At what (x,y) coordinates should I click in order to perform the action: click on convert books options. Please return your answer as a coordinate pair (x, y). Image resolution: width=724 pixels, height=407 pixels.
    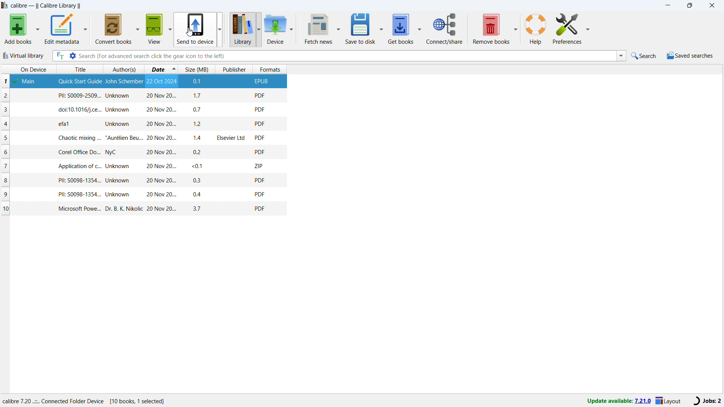
    Looking at the image, I should click on (137, 28).